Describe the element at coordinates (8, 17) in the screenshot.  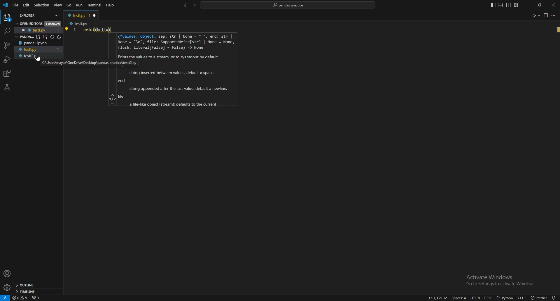
I see `explorer` at that location.